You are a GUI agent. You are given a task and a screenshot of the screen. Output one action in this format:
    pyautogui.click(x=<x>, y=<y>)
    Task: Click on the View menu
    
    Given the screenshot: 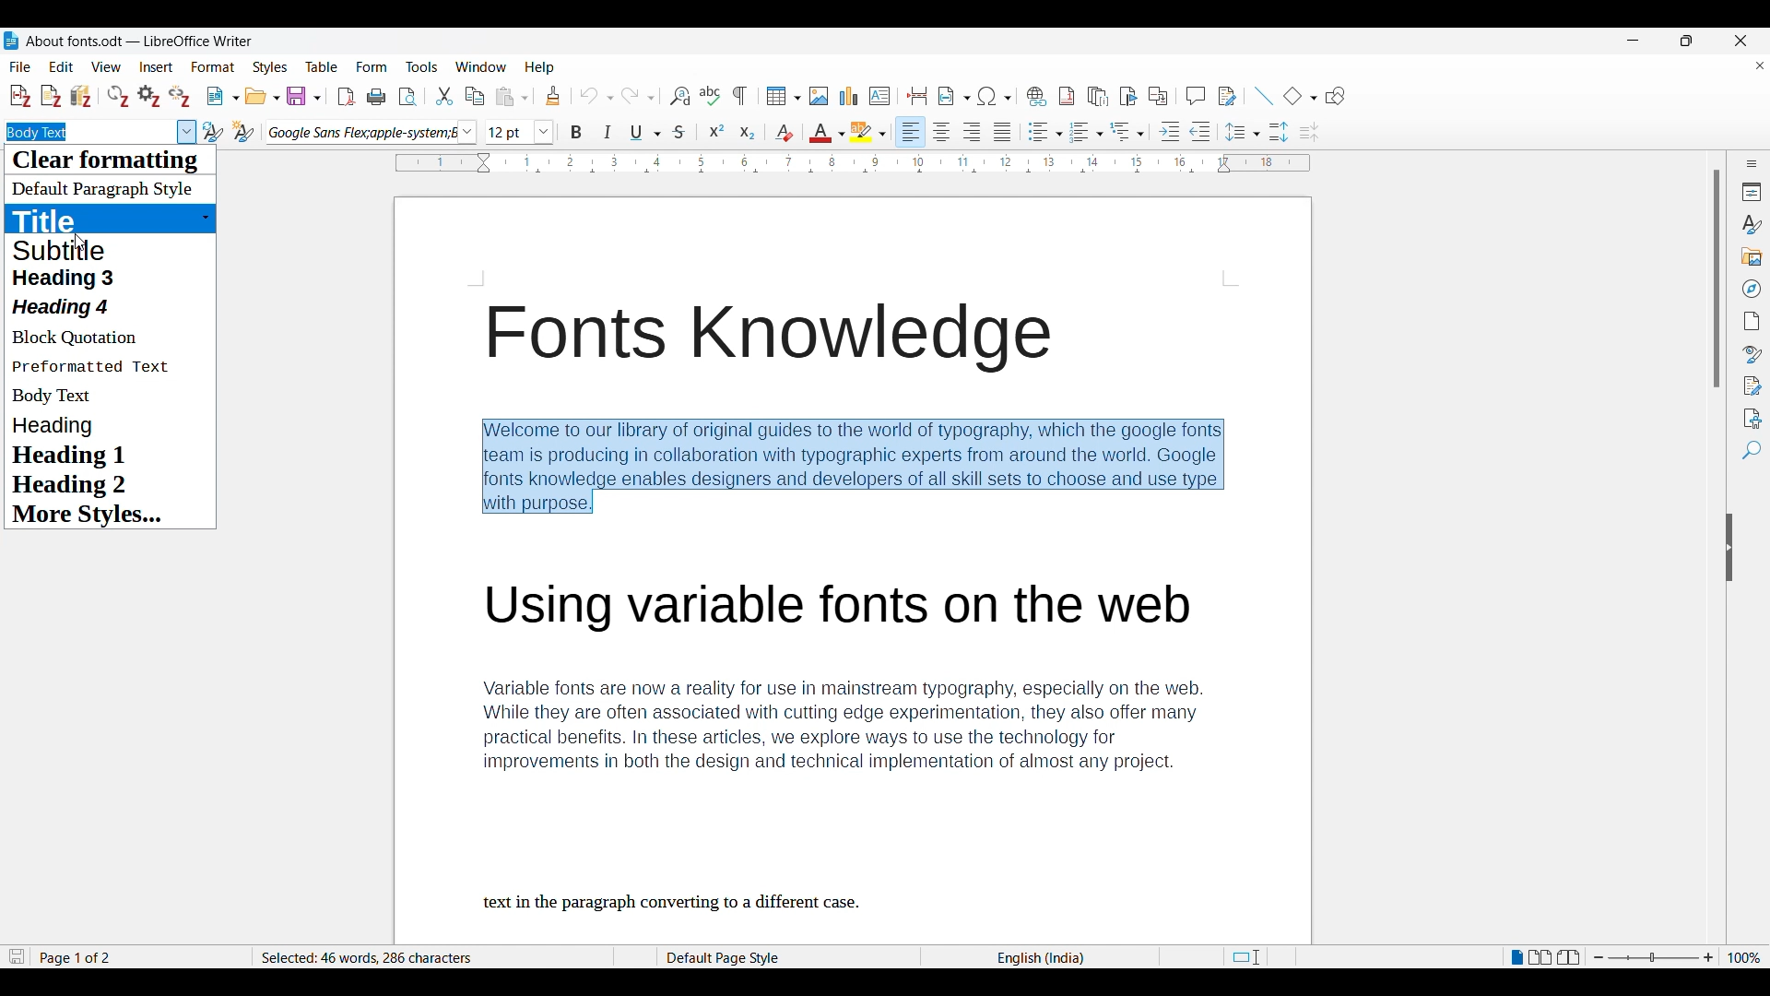 What is the action you would take?
    pyautogui.click(x=107, y=67)
    